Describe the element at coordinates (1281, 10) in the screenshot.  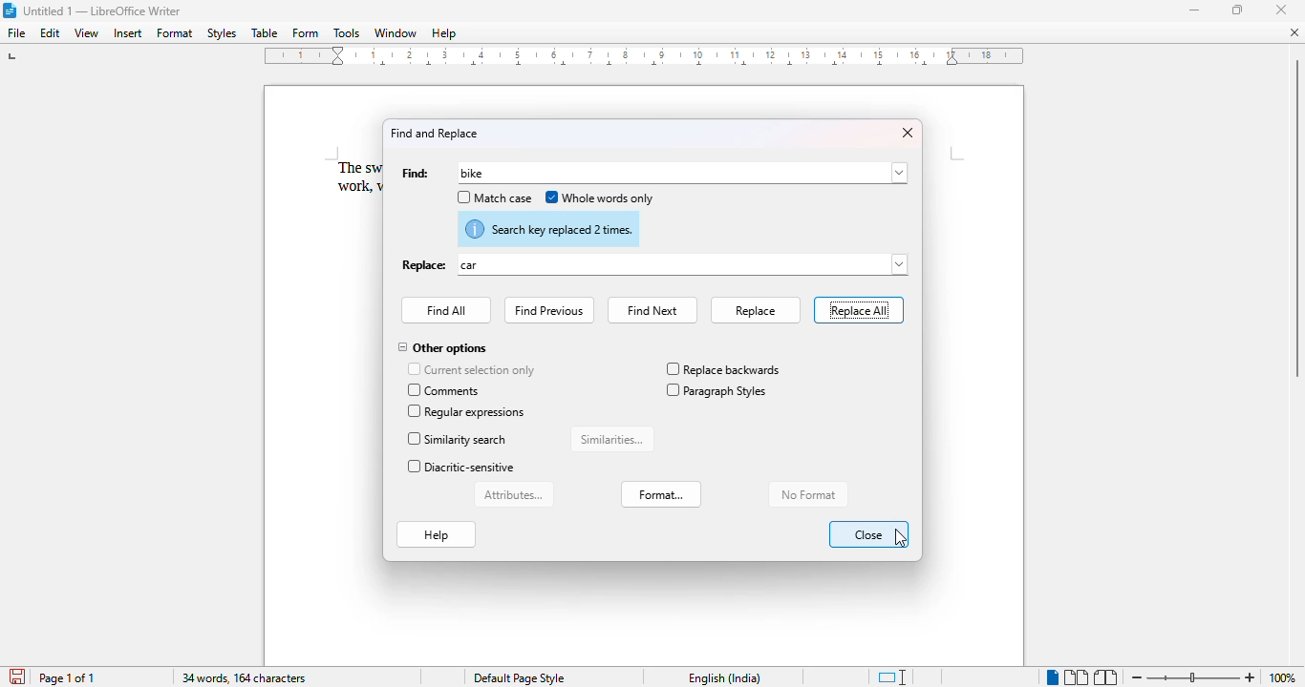
I see `close` at that location.